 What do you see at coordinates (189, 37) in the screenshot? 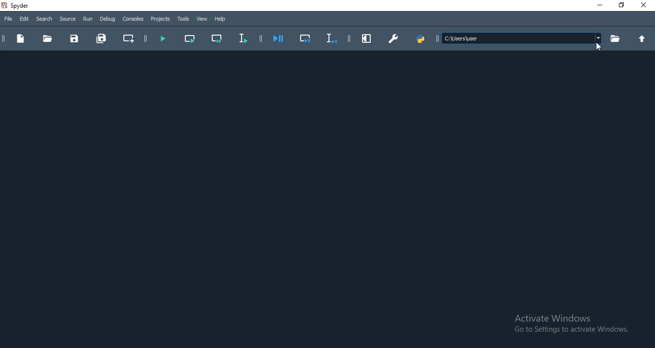
I see `run current cell` at bounding box center [189, 37].